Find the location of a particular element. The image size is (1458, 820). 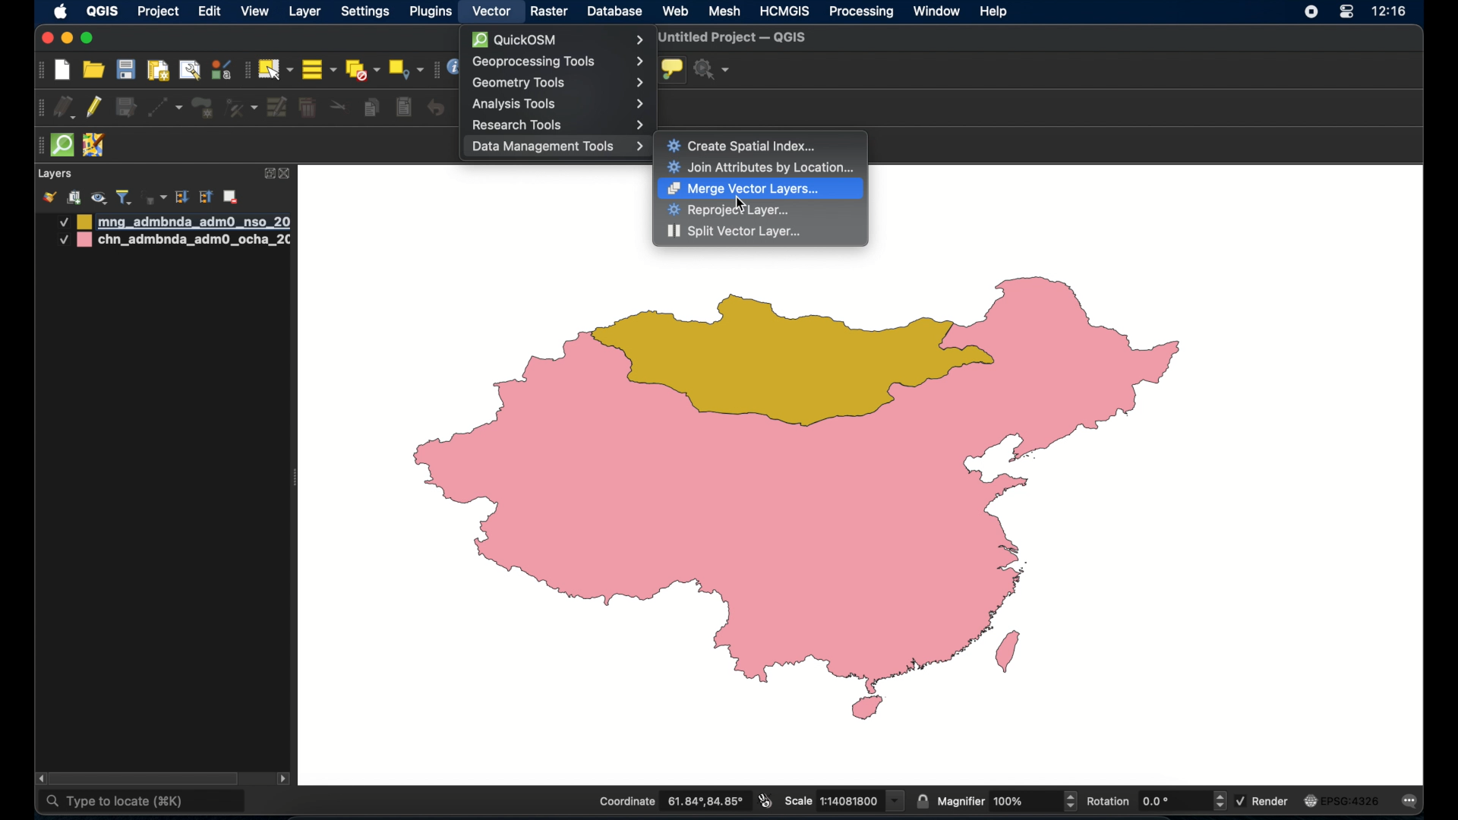

rotation is located at coordinates (1155, 802).